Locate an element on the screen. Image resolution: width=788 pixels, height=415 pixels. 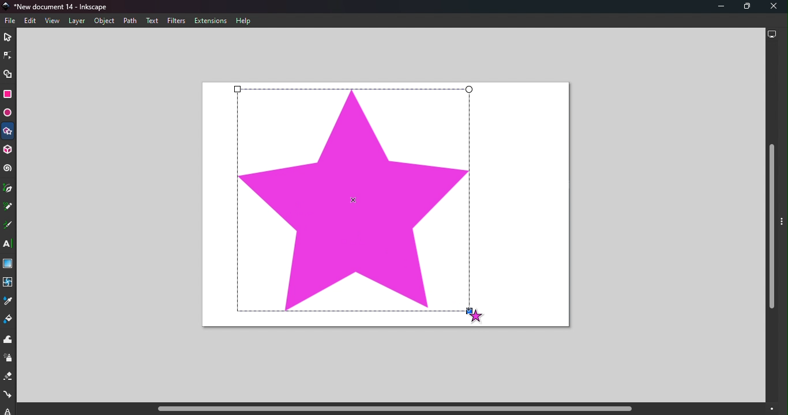
Vertical scroll bar is located at coordinates (772, 224).